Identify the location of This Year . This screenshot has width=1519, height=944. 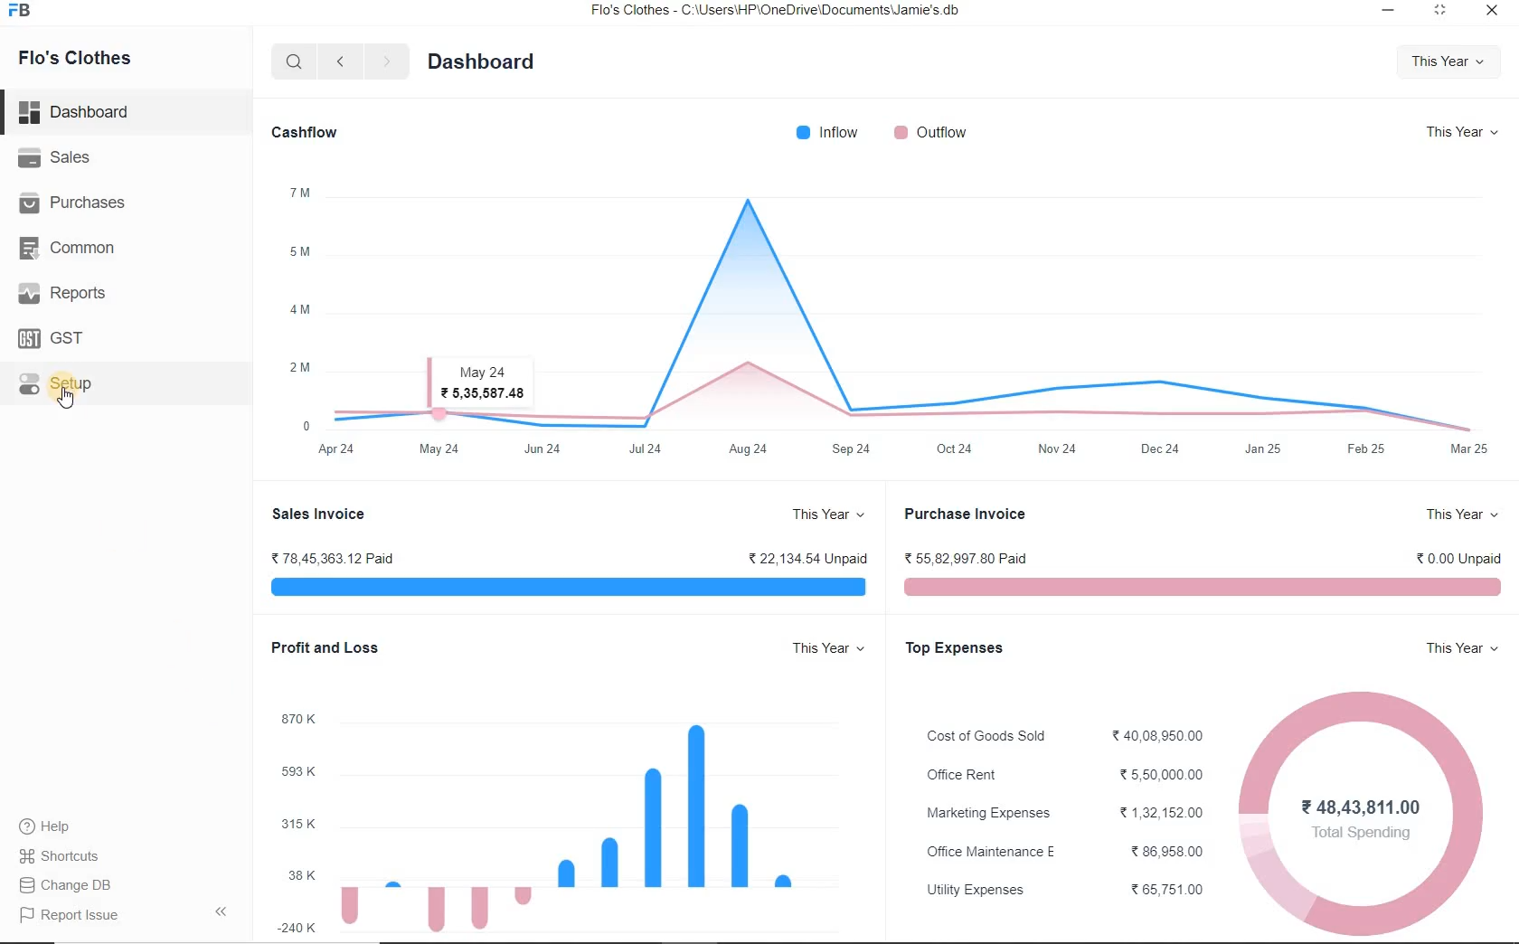
(829, 515).